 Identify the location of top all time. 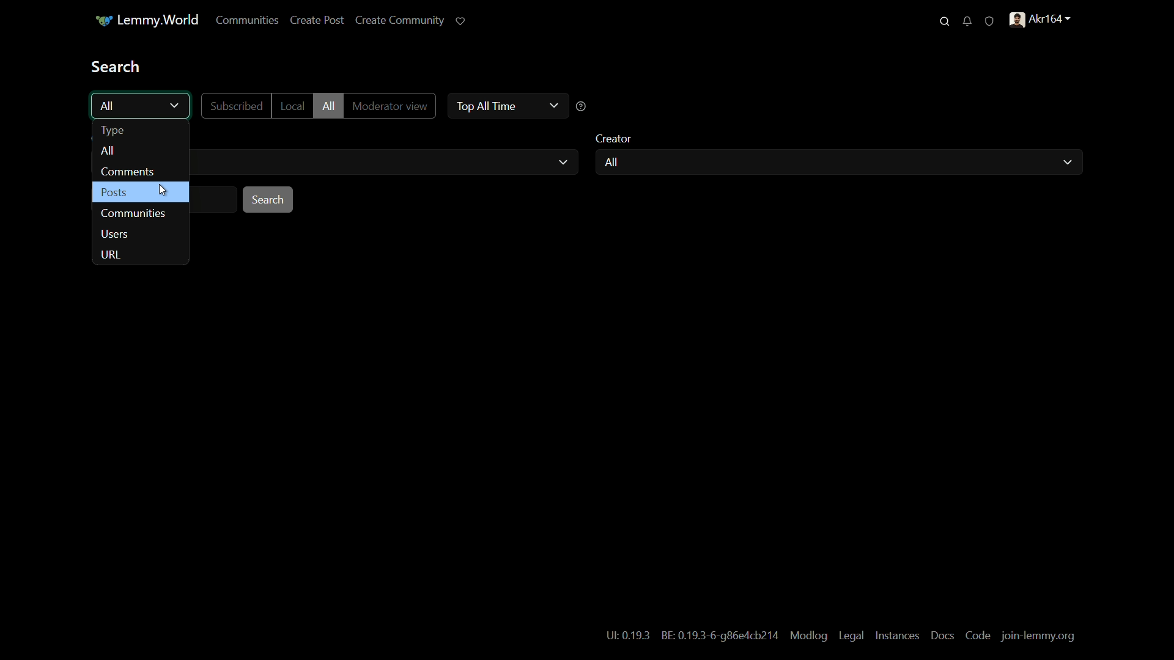
(484, 105).